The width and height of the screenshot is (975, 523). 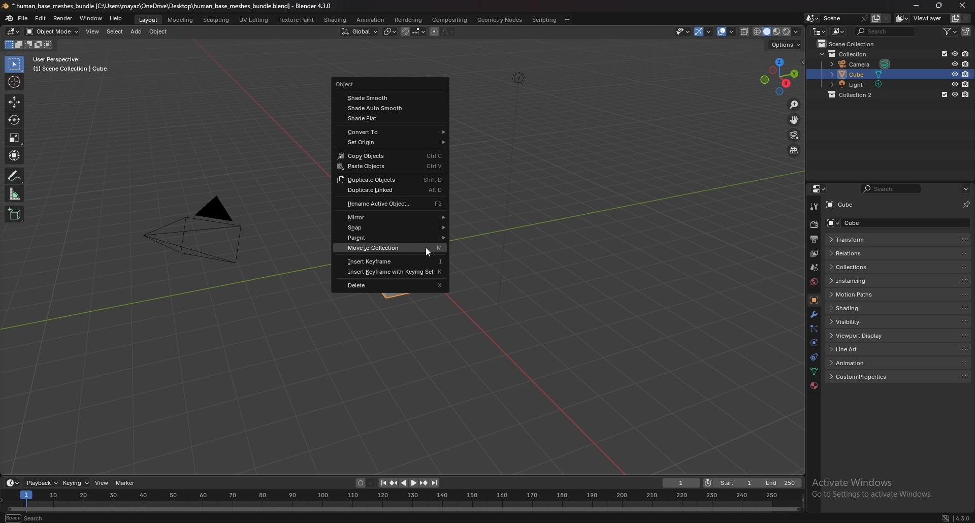 What do you see at coordinates (413, 31) in the screenshot?
I see `snapping` at bounding box center [413, 31].